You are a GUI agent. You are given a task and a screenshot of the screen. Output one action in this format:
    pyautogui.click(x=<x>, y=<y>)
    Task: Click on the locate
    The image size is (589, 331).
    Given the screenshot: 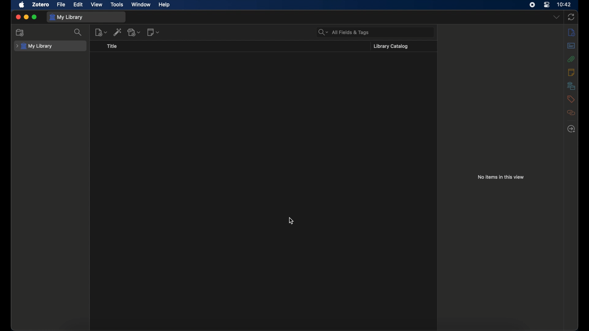 What is the action you would take?
    pyautogui.click(x=571, y=129)
    